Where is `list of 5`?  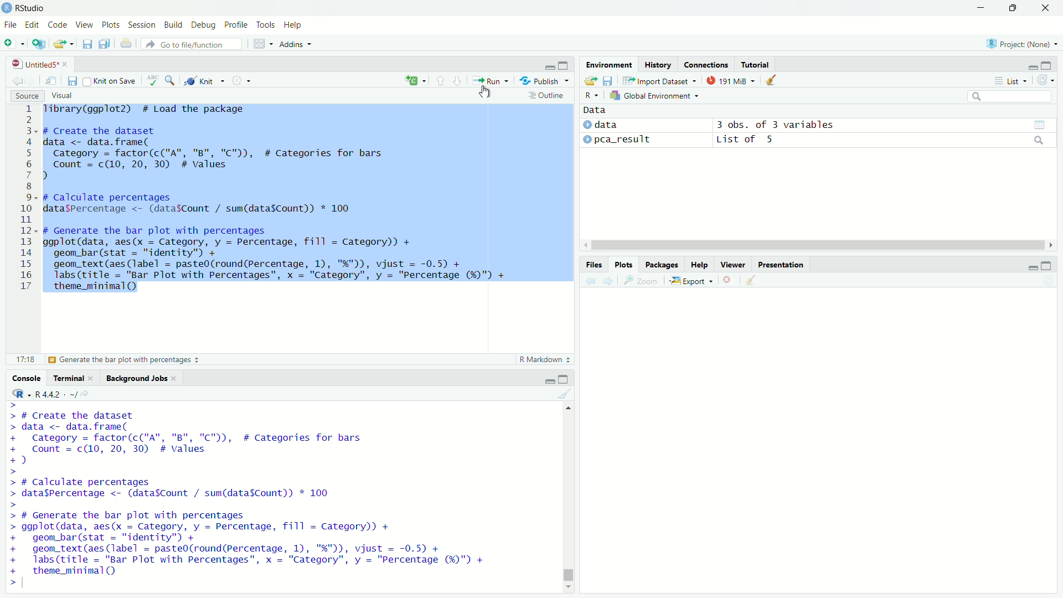
list of 5 is located at coordinates (883, 140).